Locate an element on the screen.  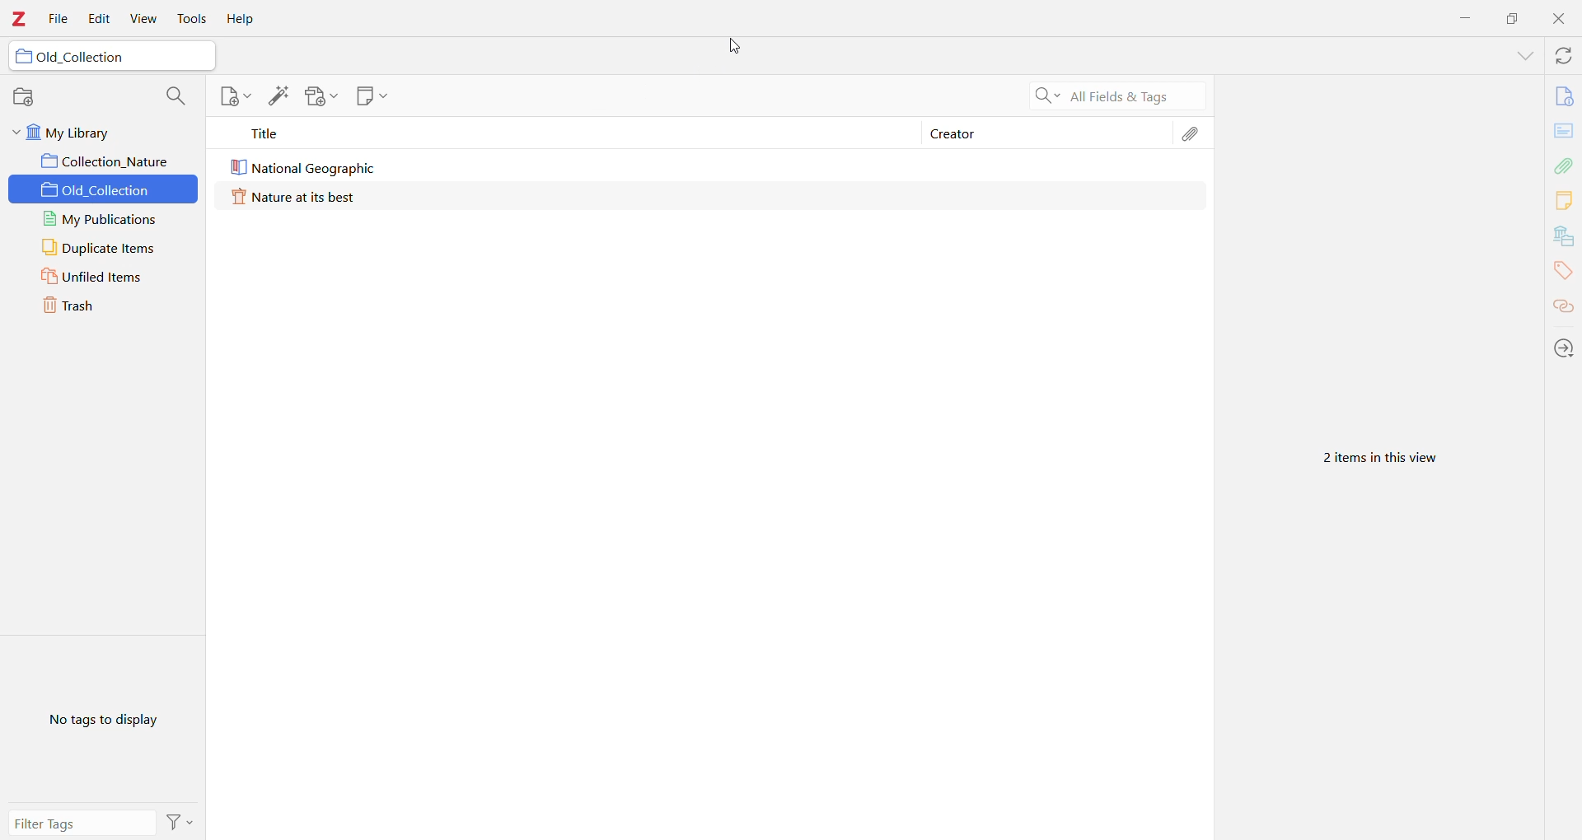
Help is located at coordinates (241, 19).